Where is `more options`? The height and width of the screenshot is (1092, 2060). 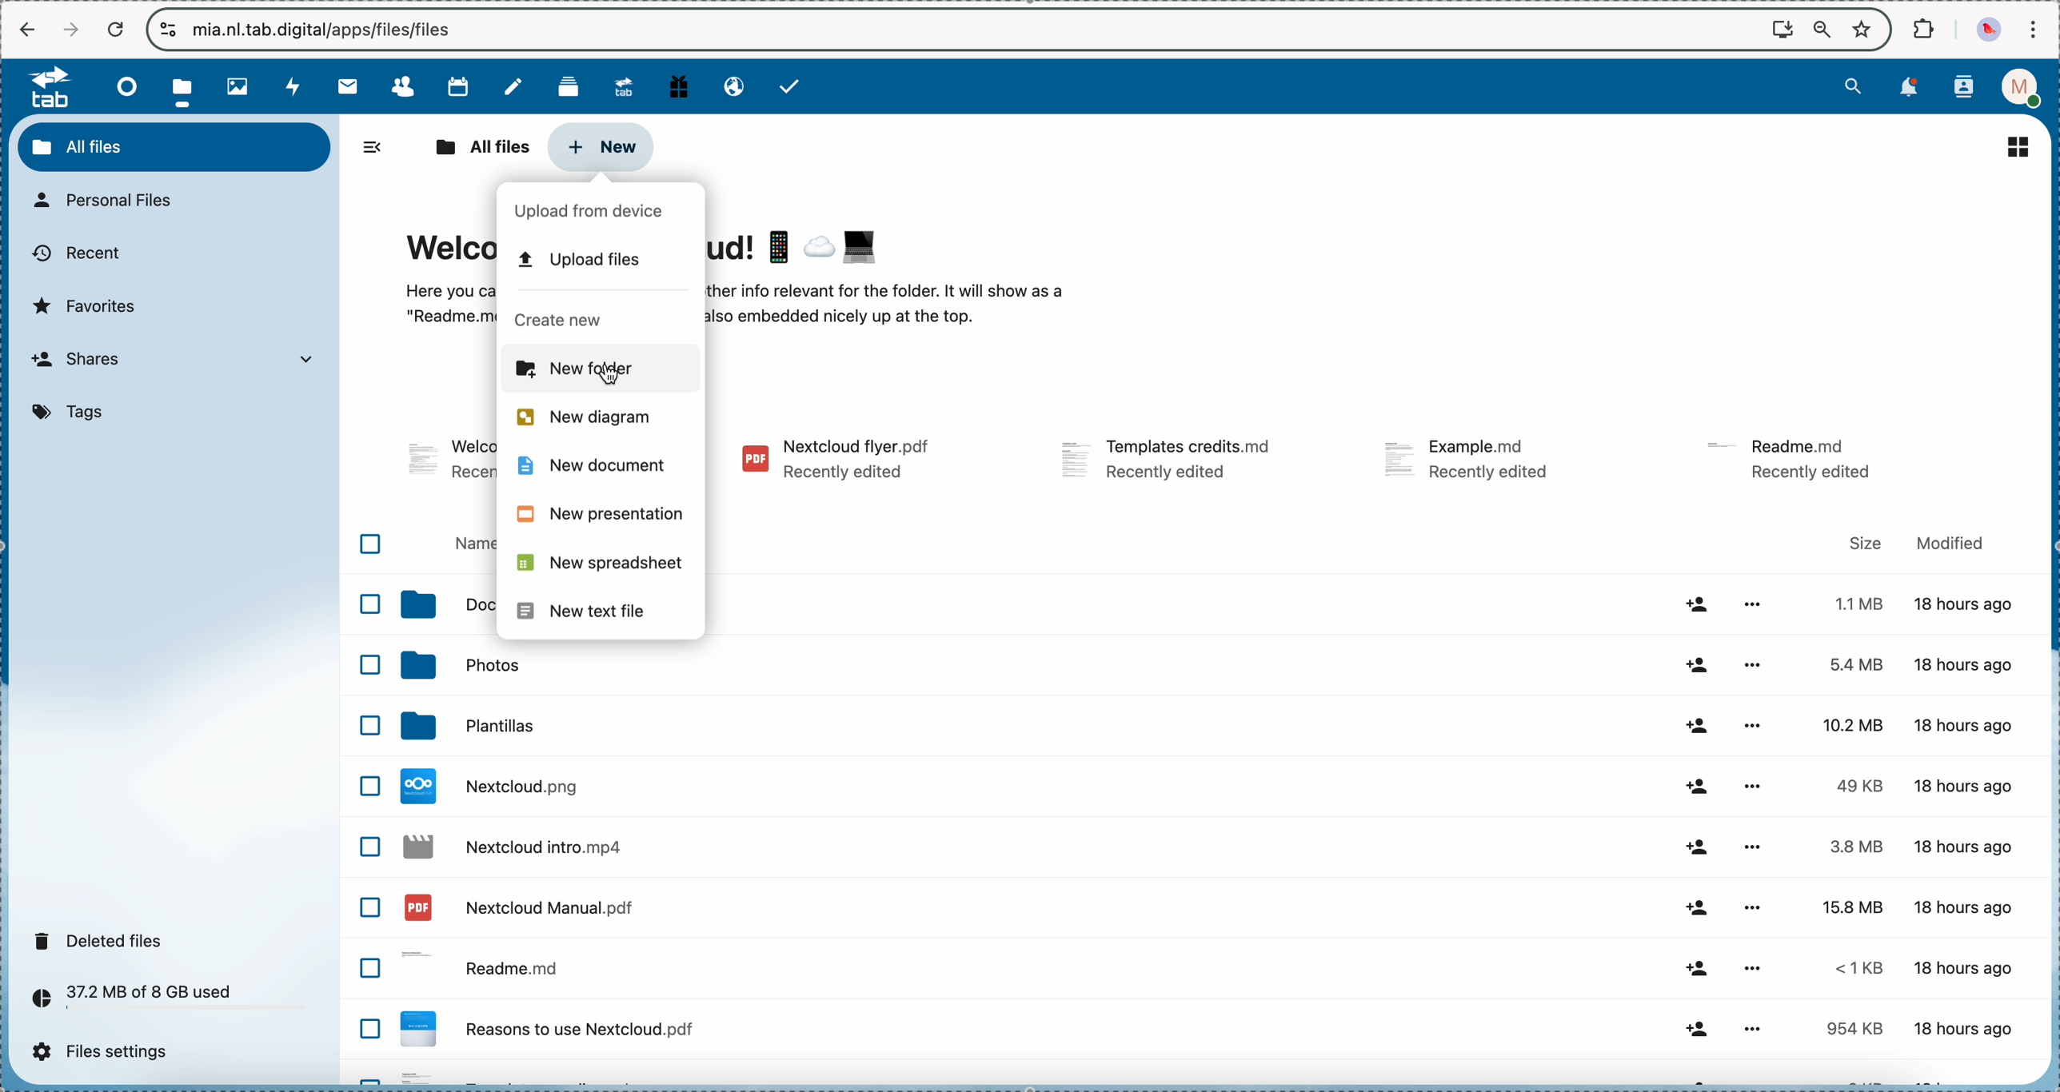
more options is located at coordinates (1755, 907).